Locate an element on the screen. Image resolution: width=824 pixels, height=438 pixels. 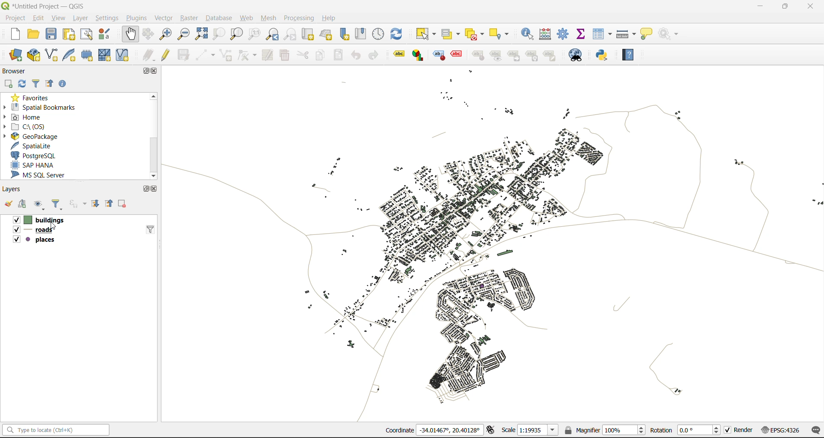
remove is located at coordinates (124, 204).